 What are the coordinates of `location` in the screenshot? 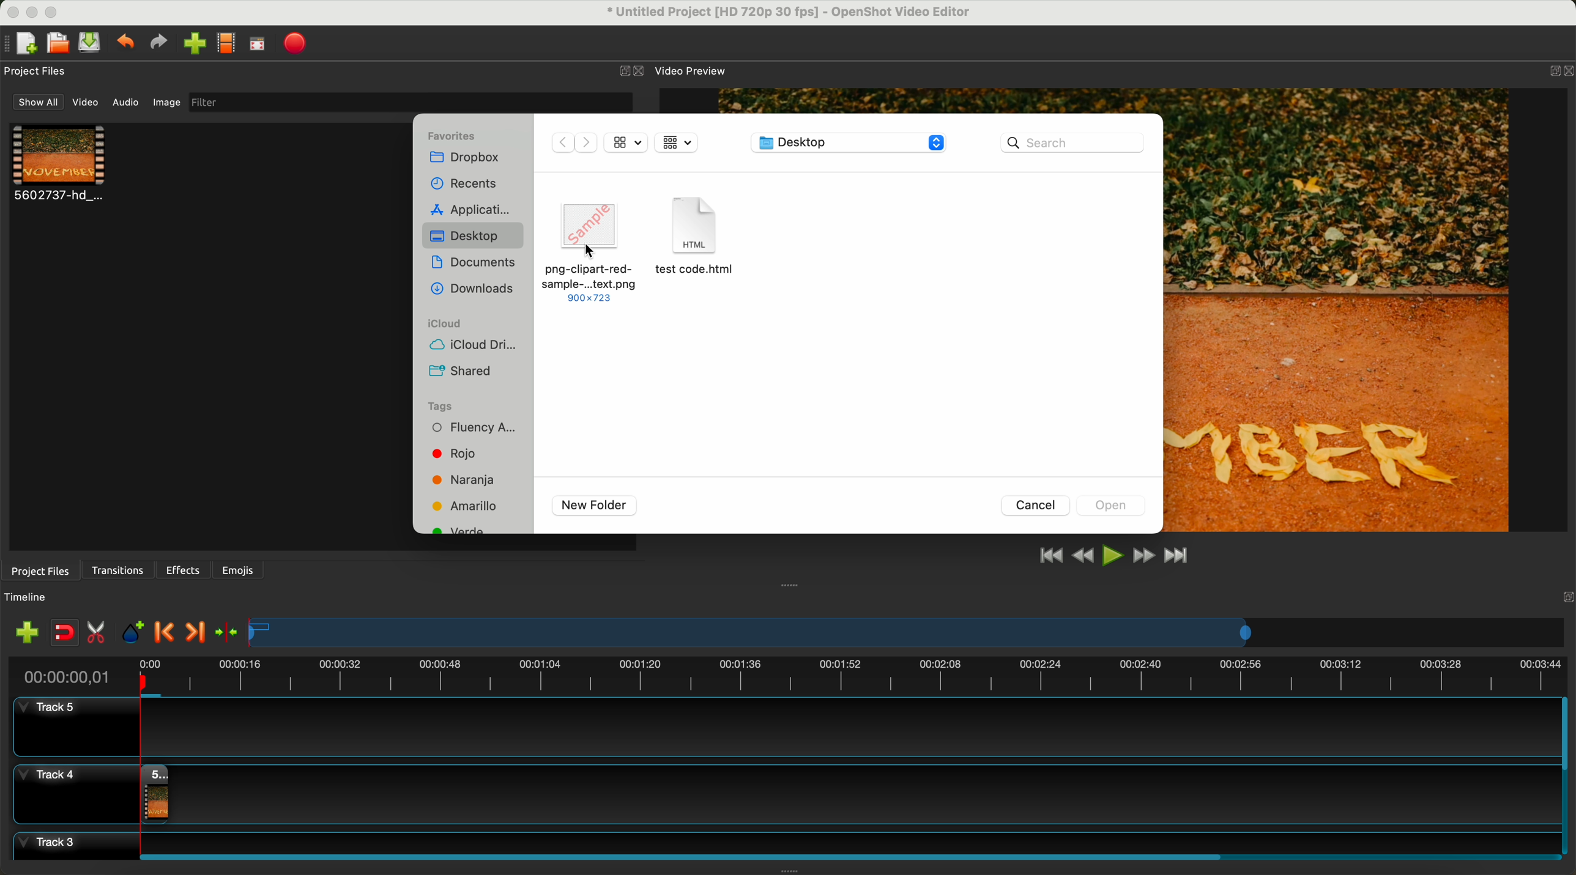 It's located at (849, 144).